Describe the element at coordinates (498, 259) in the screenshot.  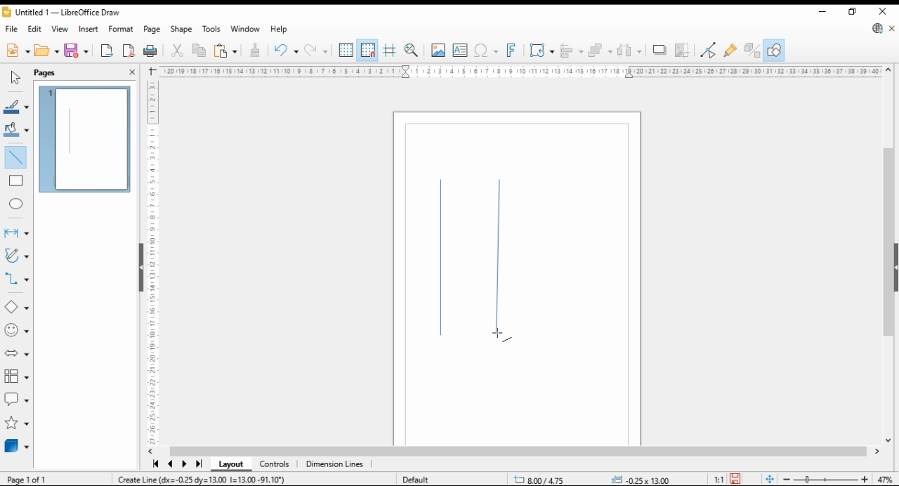
I see `new shape - line` at that location.